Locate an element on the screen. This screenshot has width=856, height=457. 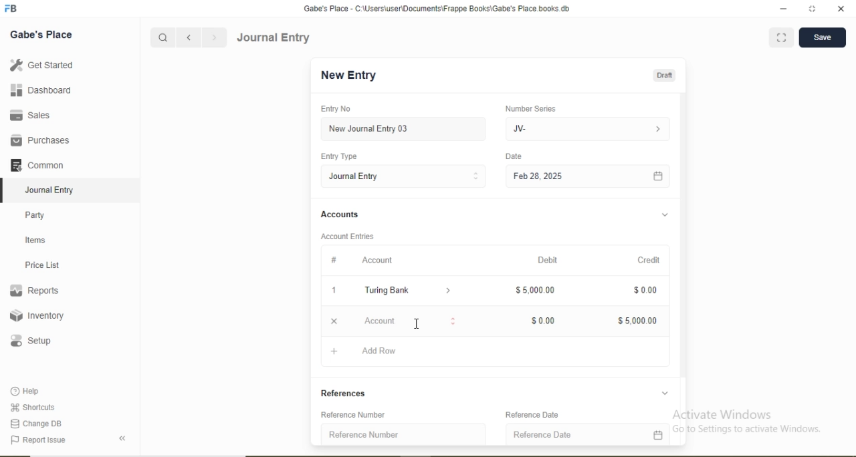
Forward is located at coordinates (215, 37).